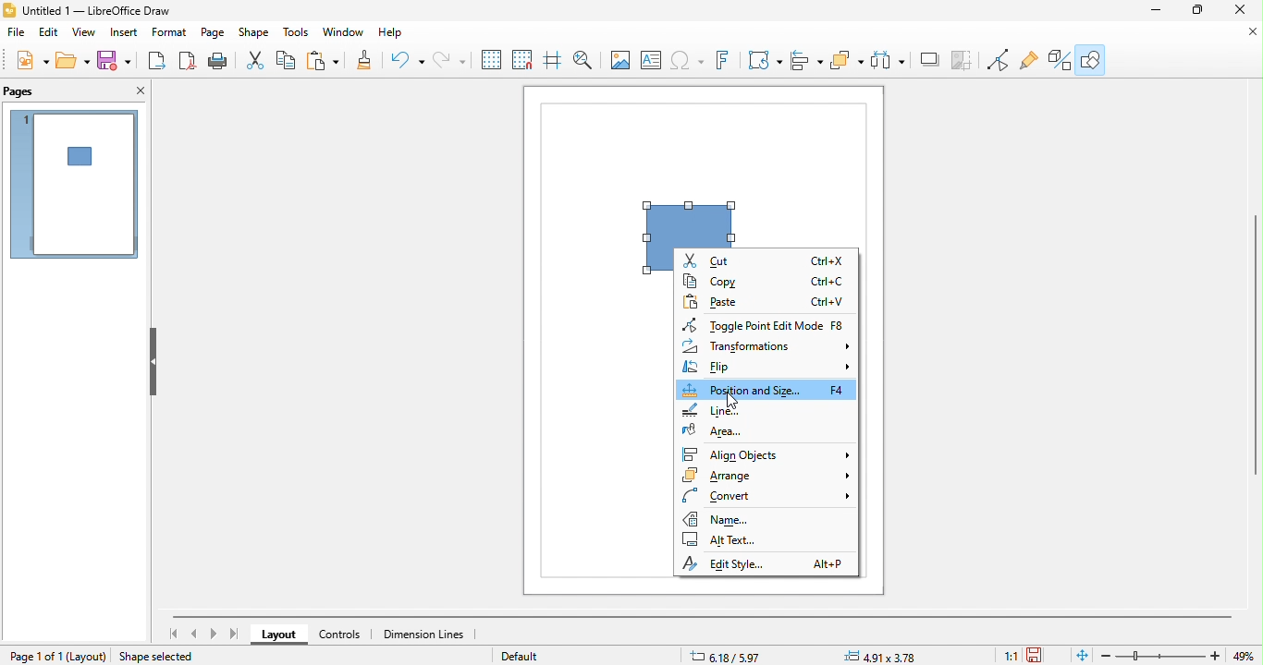 Image resolution: width=1263 pixels, height=665 pixels. I want to click on paste, so click(716, 303).